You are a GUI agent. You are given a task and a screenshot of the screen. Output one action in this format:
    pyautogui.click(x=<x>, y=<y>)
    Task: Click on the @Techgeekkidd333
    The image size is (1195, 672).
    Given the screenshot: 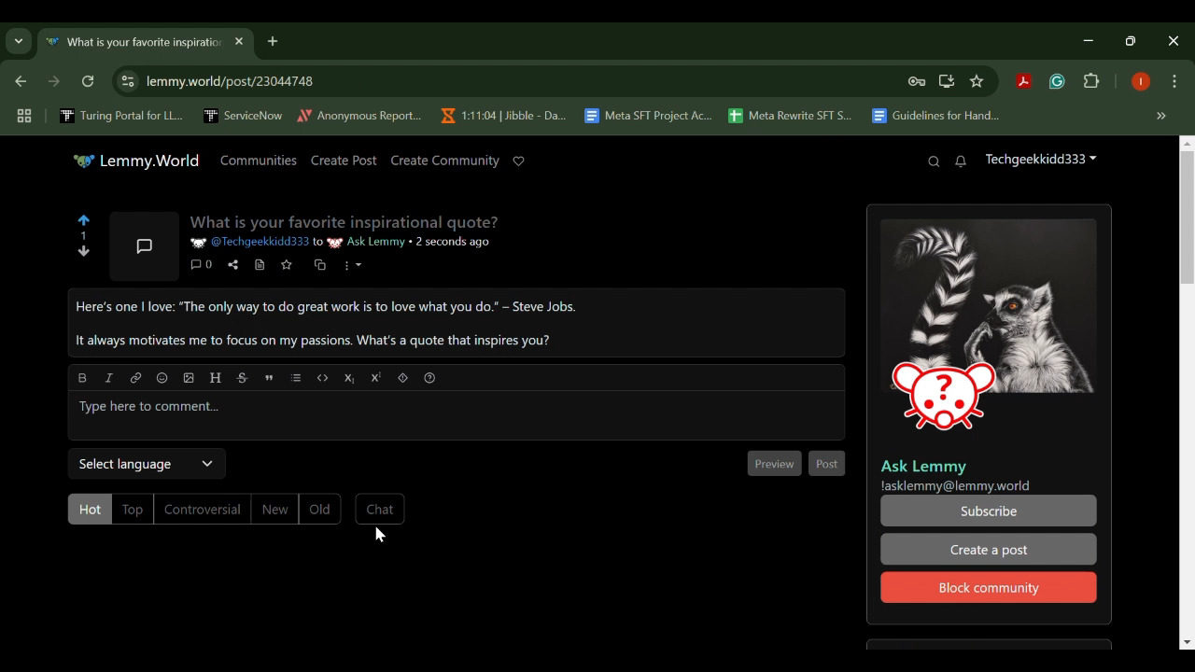 What is the action you would take?
    pyautogui.click(x=248, y=242)
    